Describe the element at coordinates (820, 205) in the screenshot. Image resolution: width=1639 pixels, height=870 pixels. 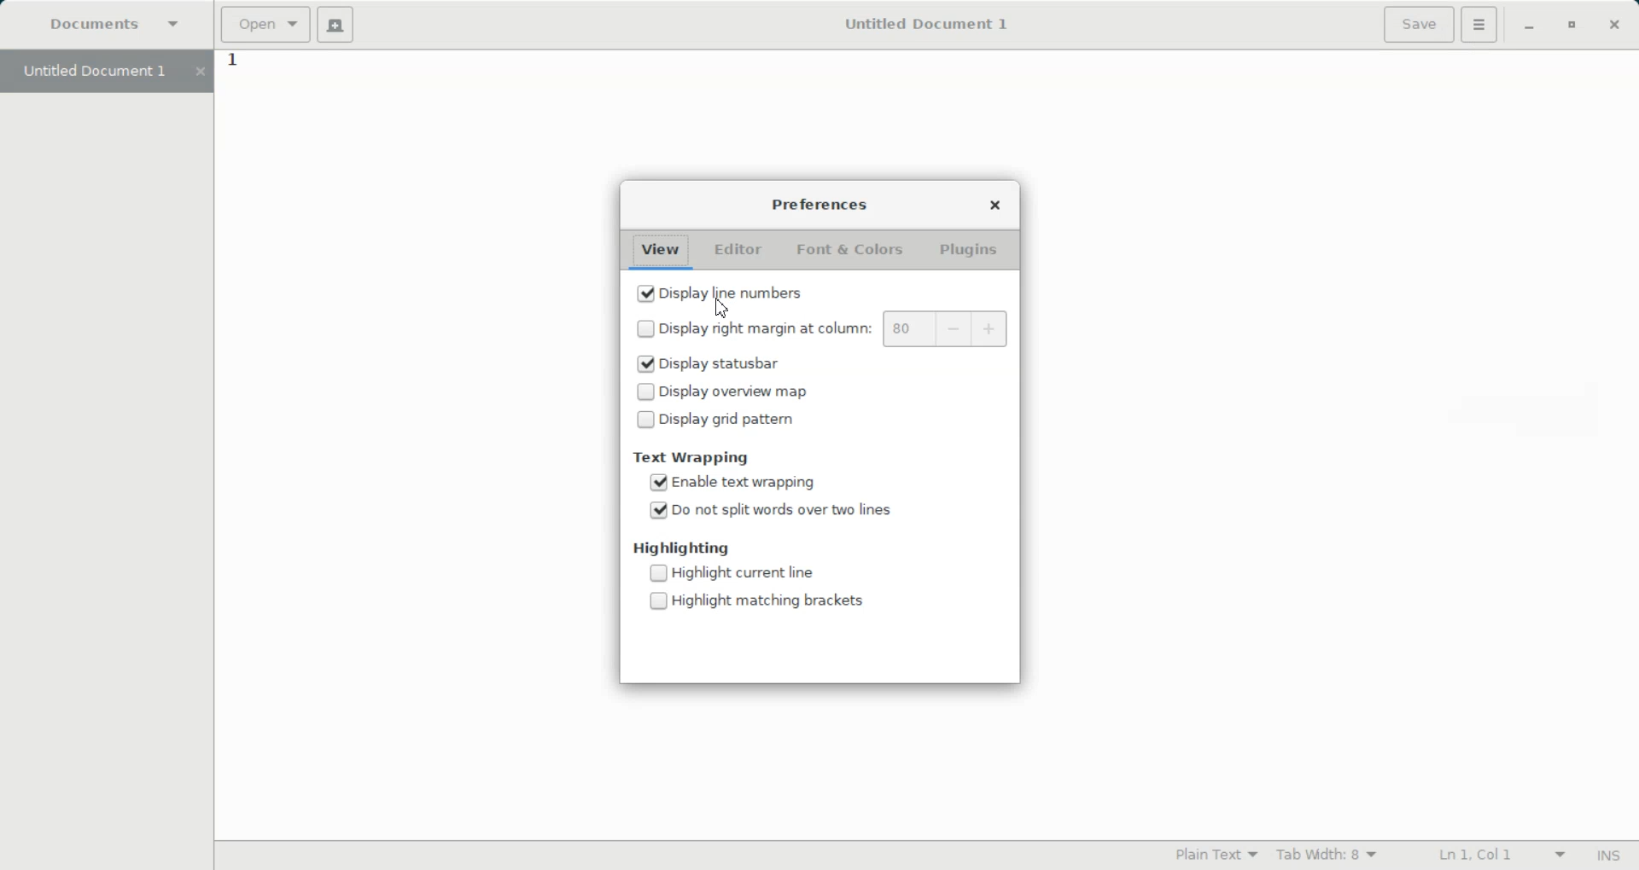
I see `Preferences` at that location.